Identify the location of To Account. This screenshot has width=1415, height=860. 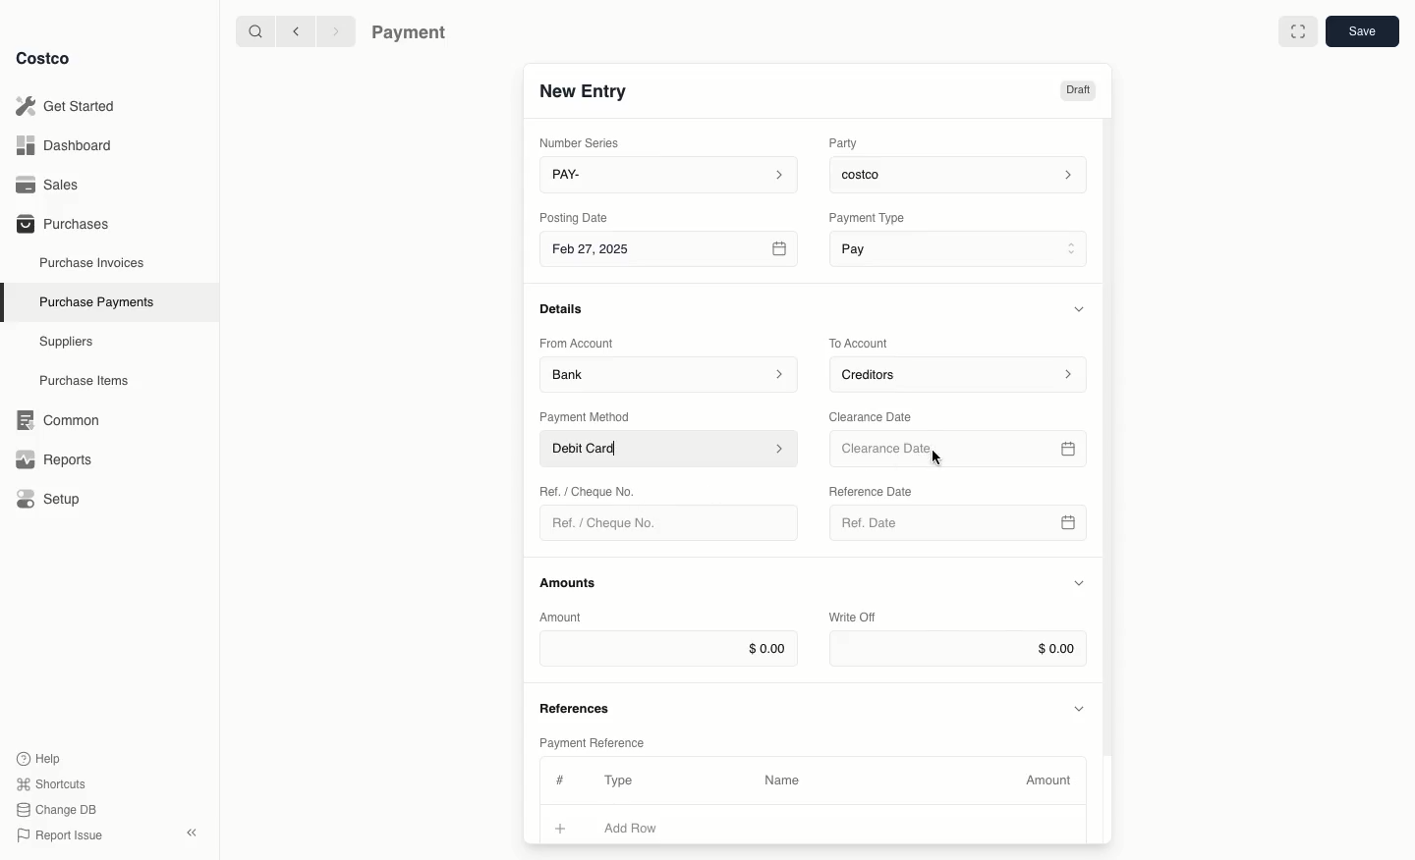
(861, 343).